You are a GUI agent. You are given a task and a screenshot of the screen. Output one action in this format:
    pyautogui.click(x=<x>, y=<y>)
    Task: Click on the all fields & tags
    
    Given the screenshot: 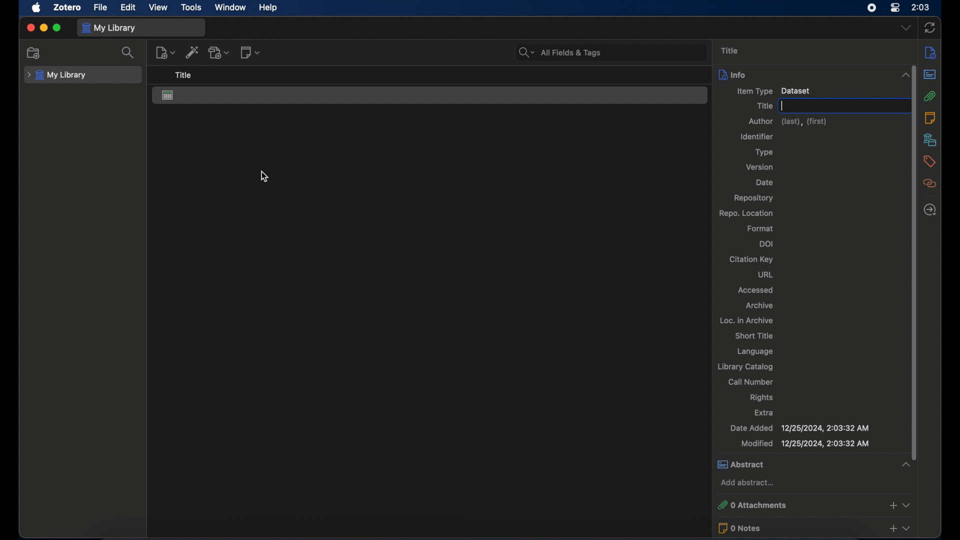 What is the action you would take?
    pyautogui.click(x=559, y=52)
    